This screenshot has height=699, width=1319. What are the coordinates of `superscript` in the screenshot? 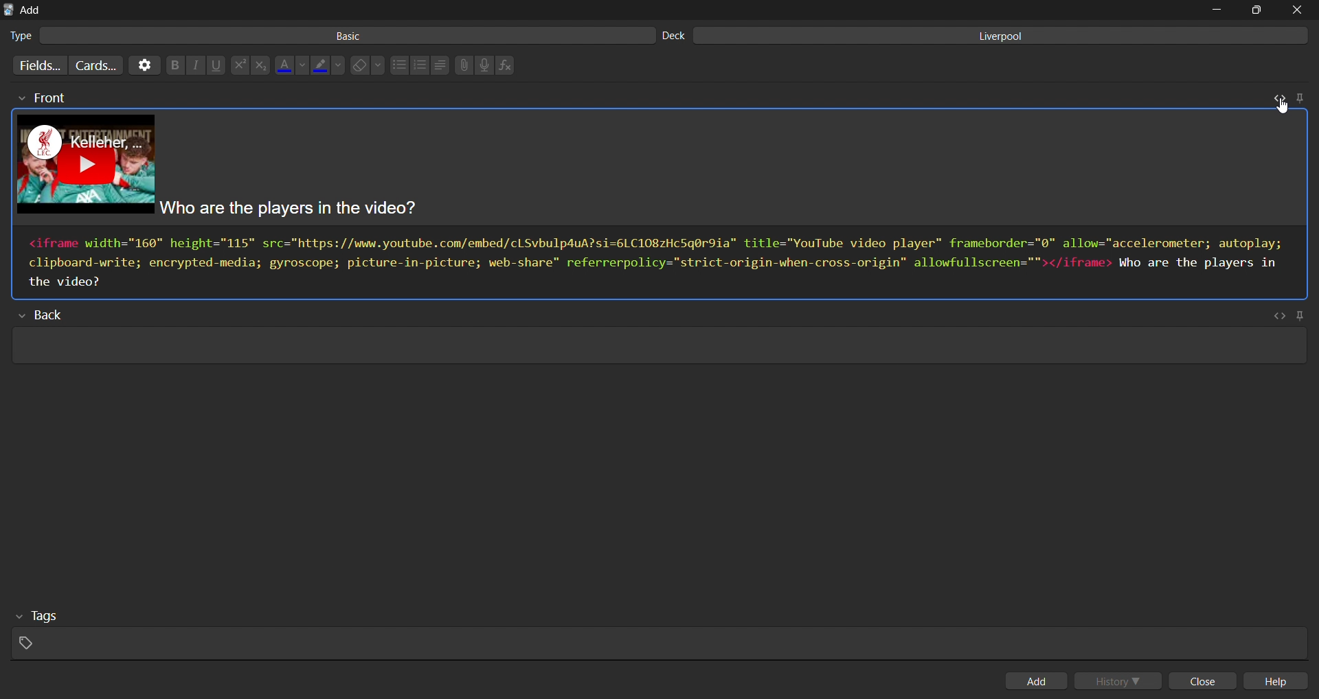 It's located at (238, 66).